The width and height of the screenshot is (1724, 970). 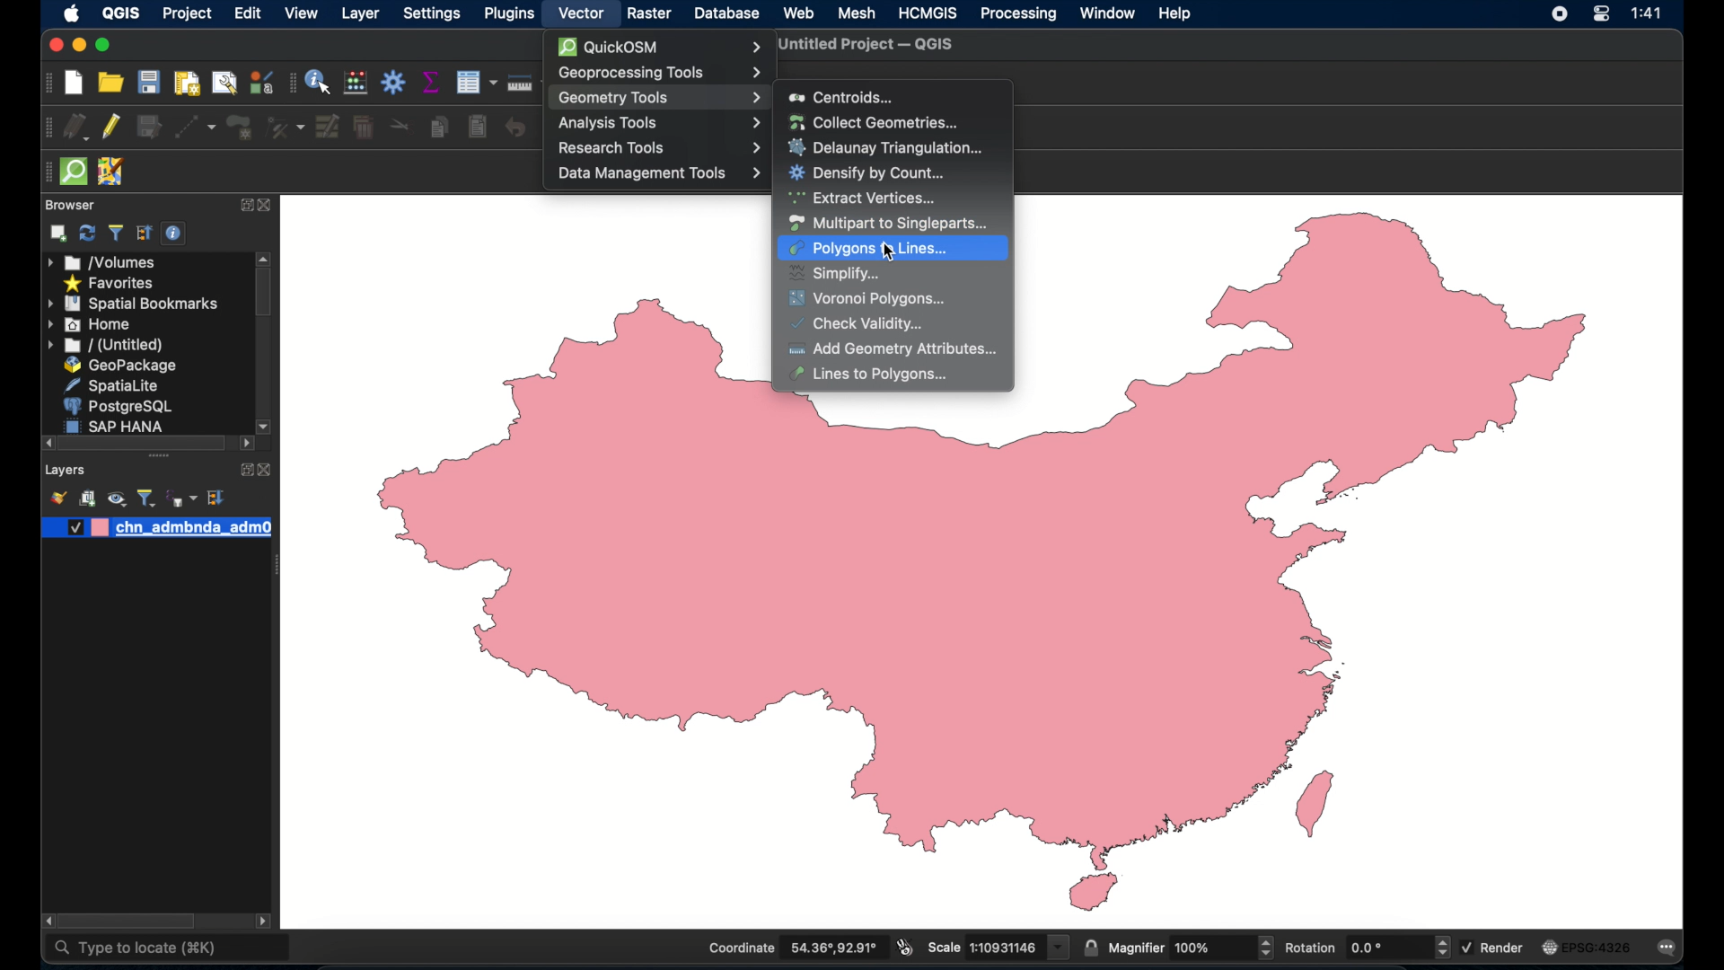 I want to click on jsomremote, so click(x=112, y=172).